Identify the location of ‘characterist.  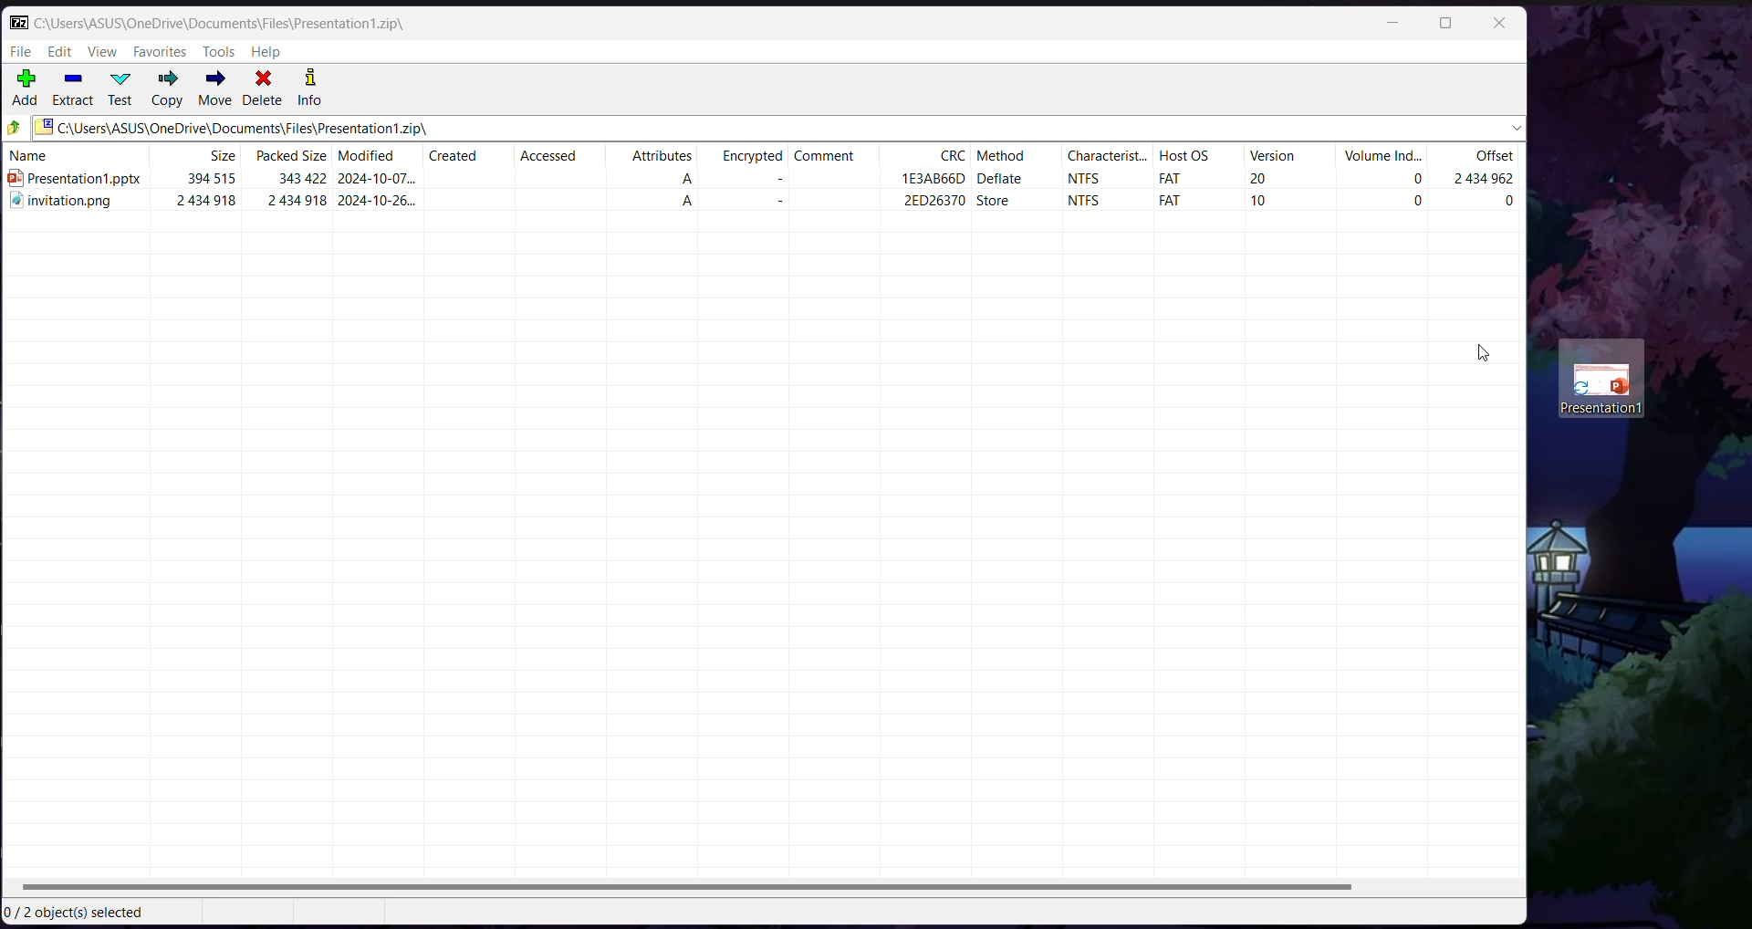
(1093, 159).